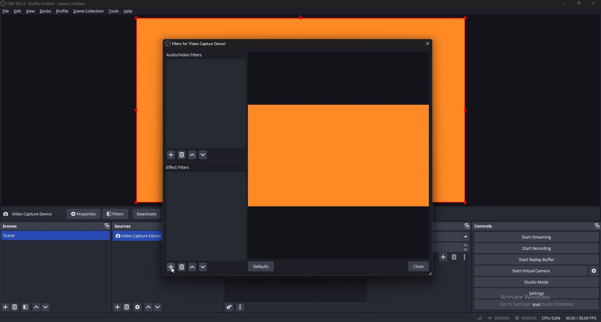 The image size is (601, 322). I want to click on edit, so click(18, 11).